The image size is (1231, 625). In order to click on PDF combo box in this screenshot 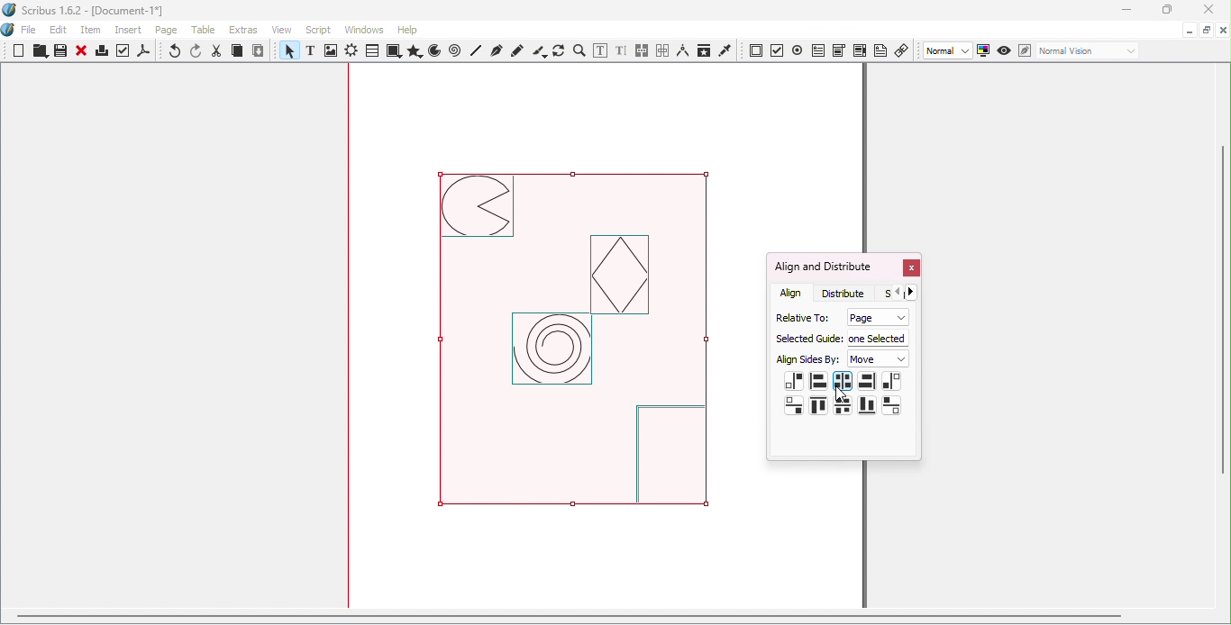, I will do `click(838, 50)`.